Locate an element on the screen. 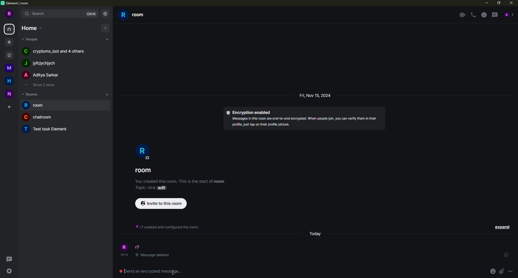  people is located at coordinates (139, 247).